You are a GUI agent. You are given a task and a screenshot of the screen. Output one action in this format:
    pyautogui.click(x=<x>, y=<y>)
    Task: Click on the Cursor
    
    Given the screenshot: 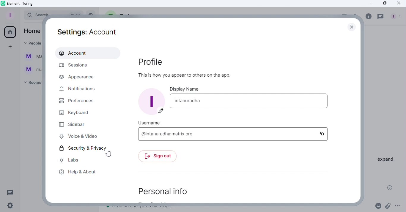 What is the action you would take?
    pyautogui.click(x=108, y=154)
    